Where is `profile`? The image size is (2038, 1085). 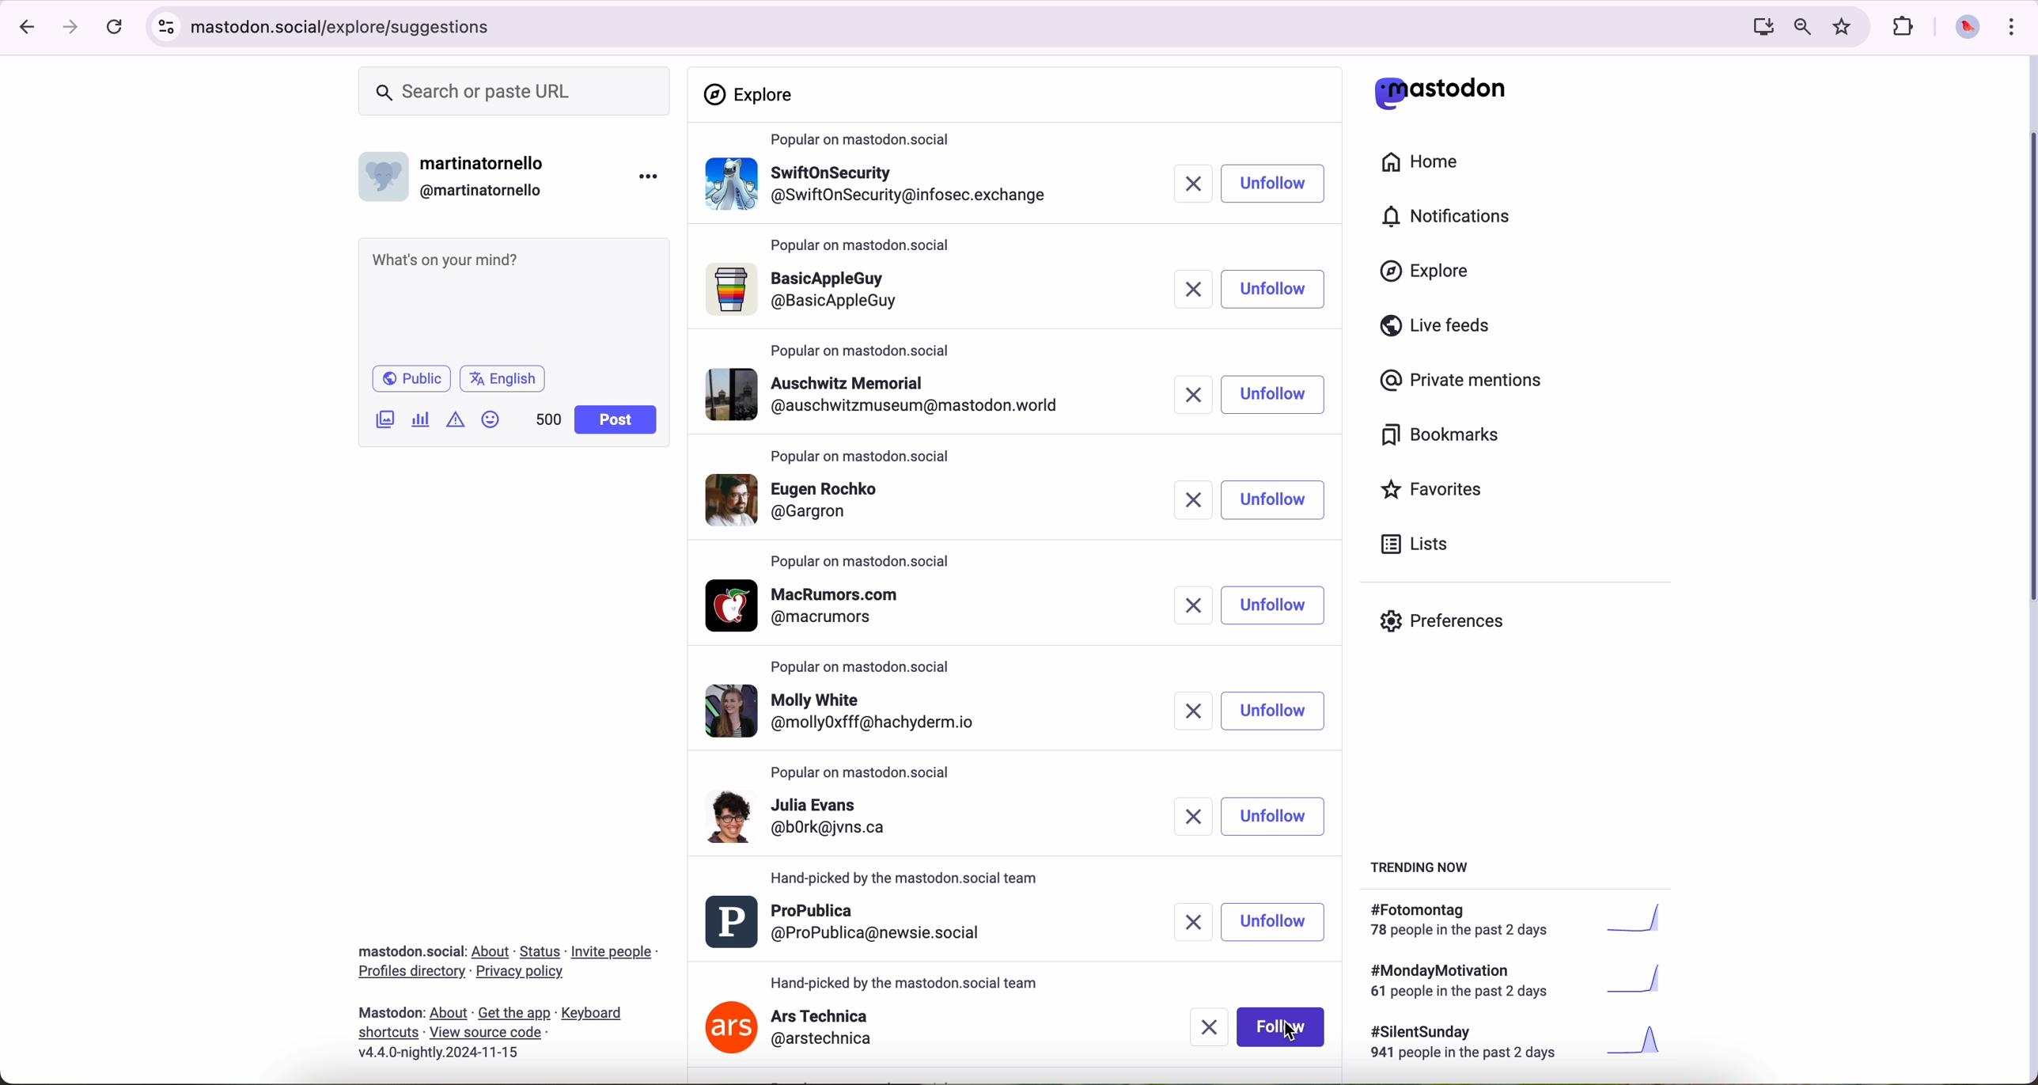
profile is located at coordinates (844, 710).